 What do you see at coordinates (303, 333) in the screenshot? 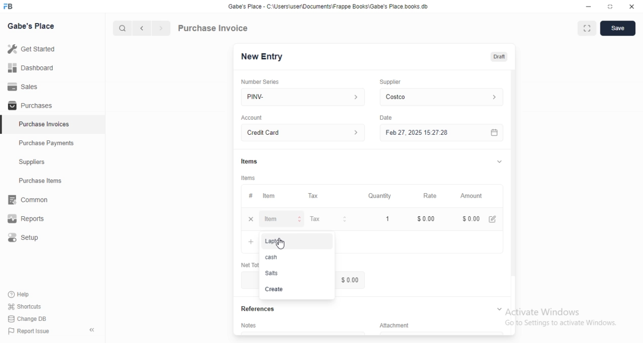
I see `Add invoice terms` at bounding box center [303, 333].